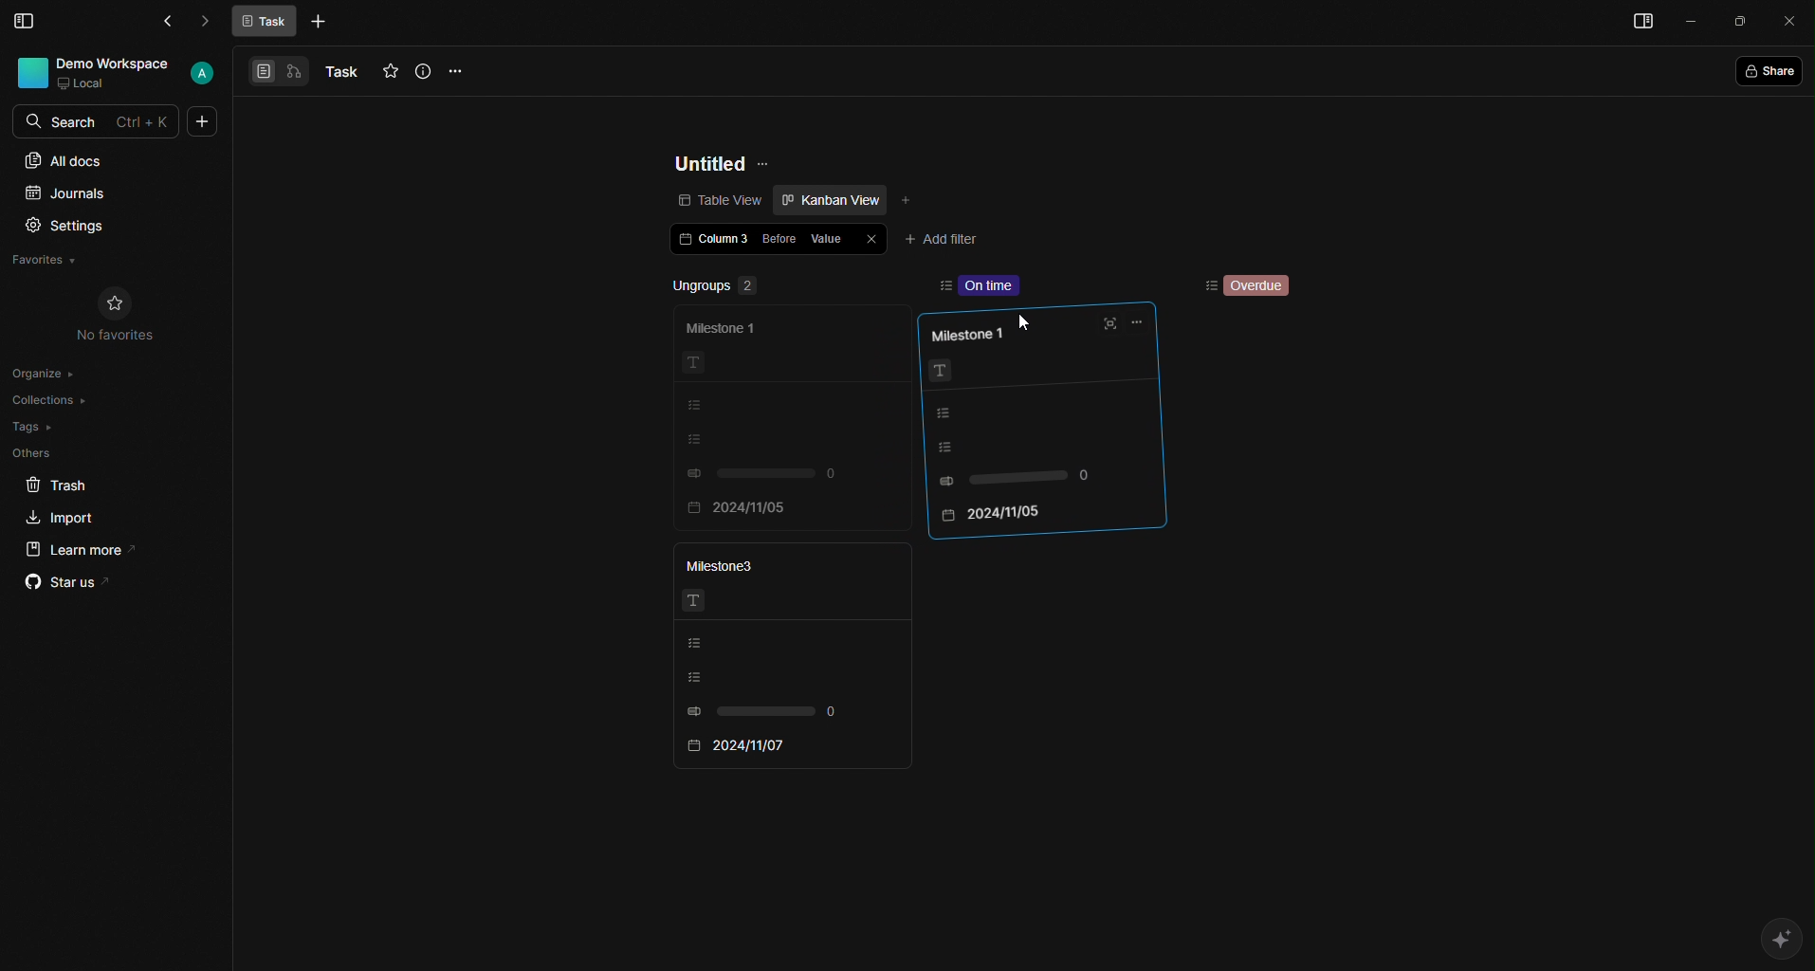 The image size is (1815, 971). What do you see at coordinates (1741, 21) in the screenshot?
I see `Box` at bounding box center [1741, 21].